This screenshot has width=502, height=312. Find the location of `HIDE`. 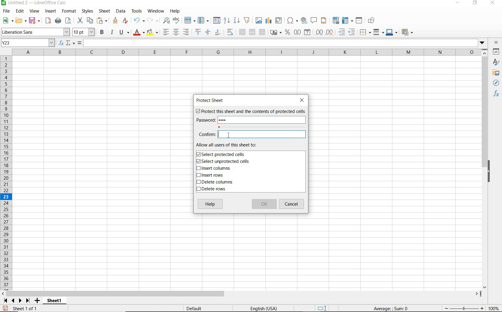

HIDE is located at coordinates (492, 170).